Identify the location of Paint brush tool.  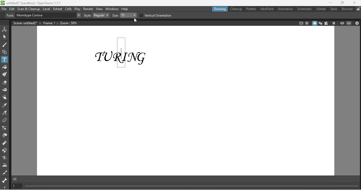
(4, 74).